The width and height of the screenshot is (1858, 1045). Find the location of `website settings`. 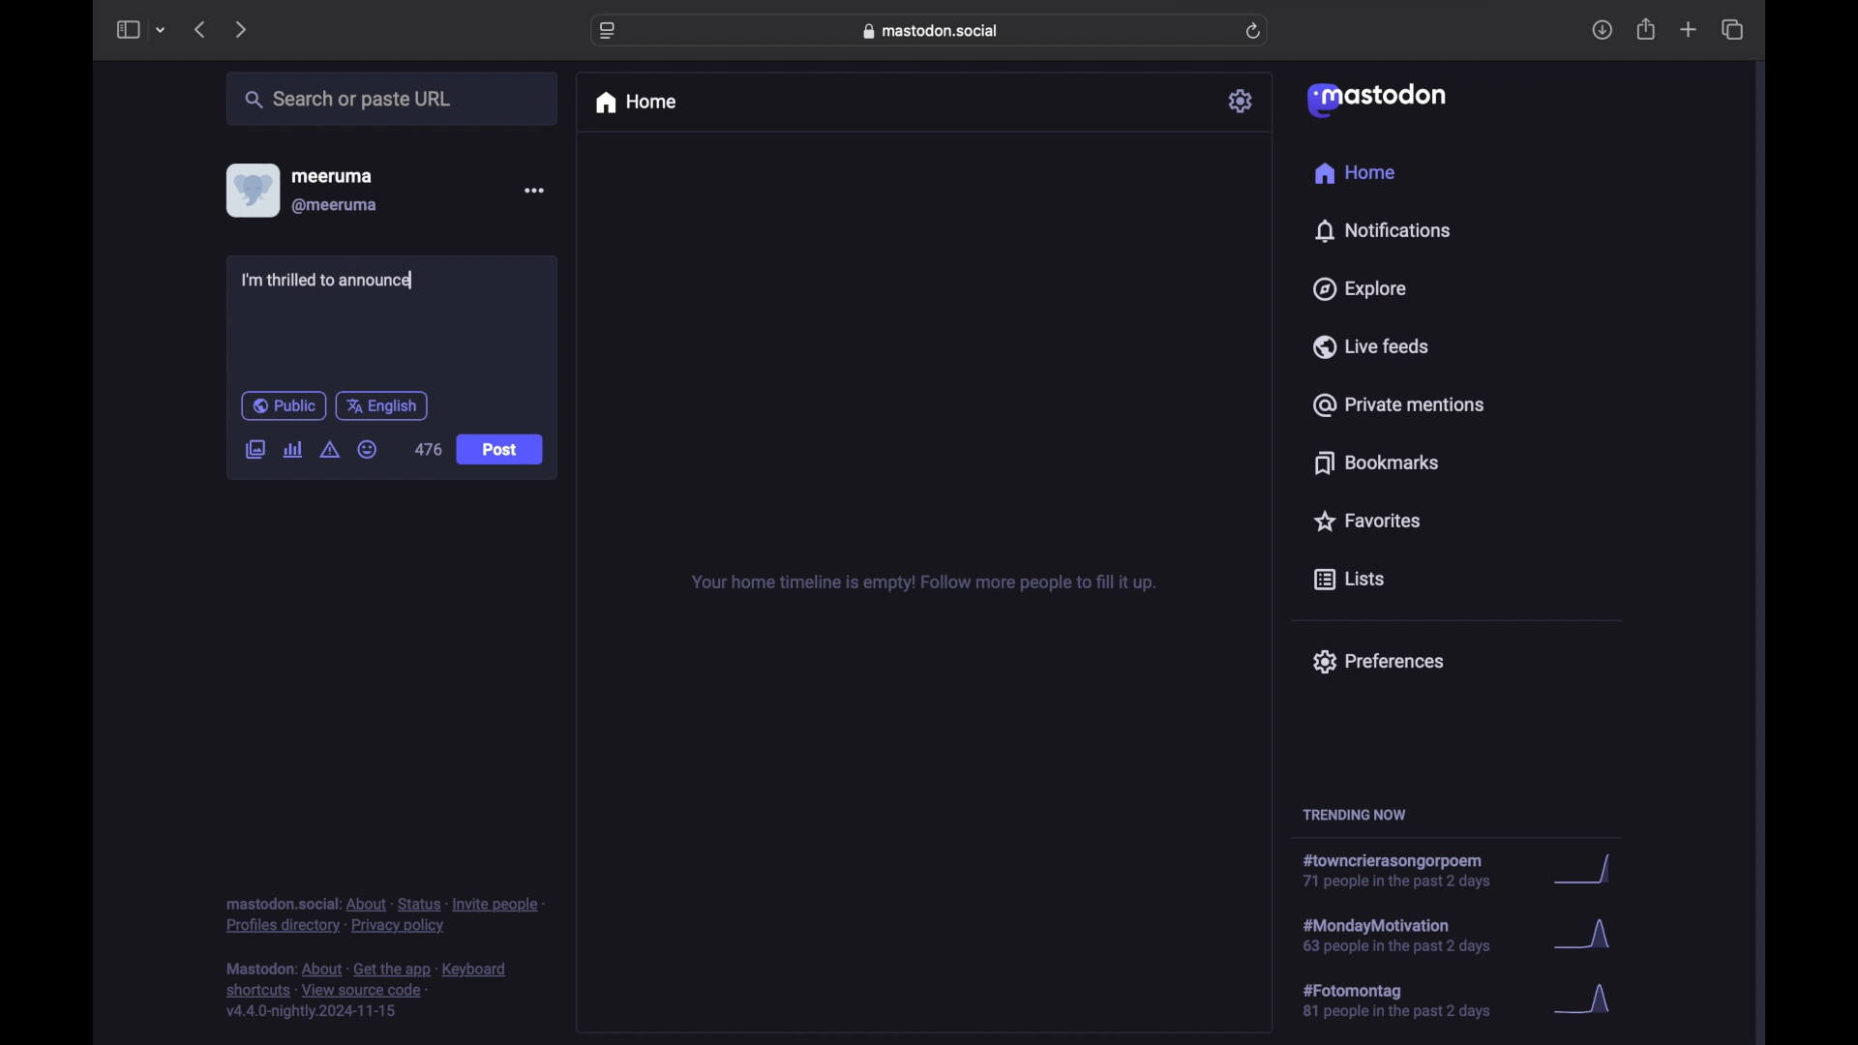

website settings is located at coordinates (608, 32).